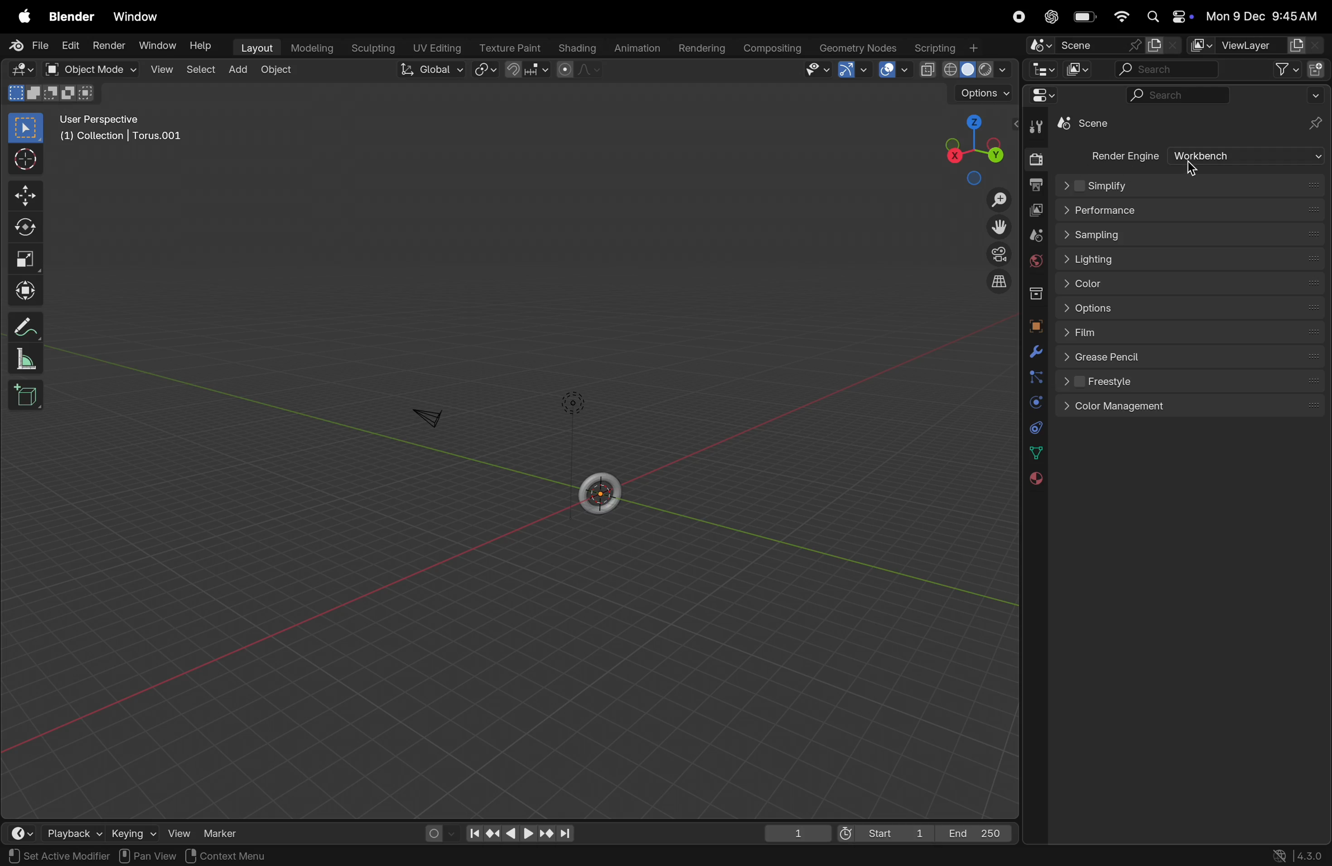  What do you see at coordinates (34, 856) in the screenshot?
I see `Set Active` at bounding box center [34, 856].